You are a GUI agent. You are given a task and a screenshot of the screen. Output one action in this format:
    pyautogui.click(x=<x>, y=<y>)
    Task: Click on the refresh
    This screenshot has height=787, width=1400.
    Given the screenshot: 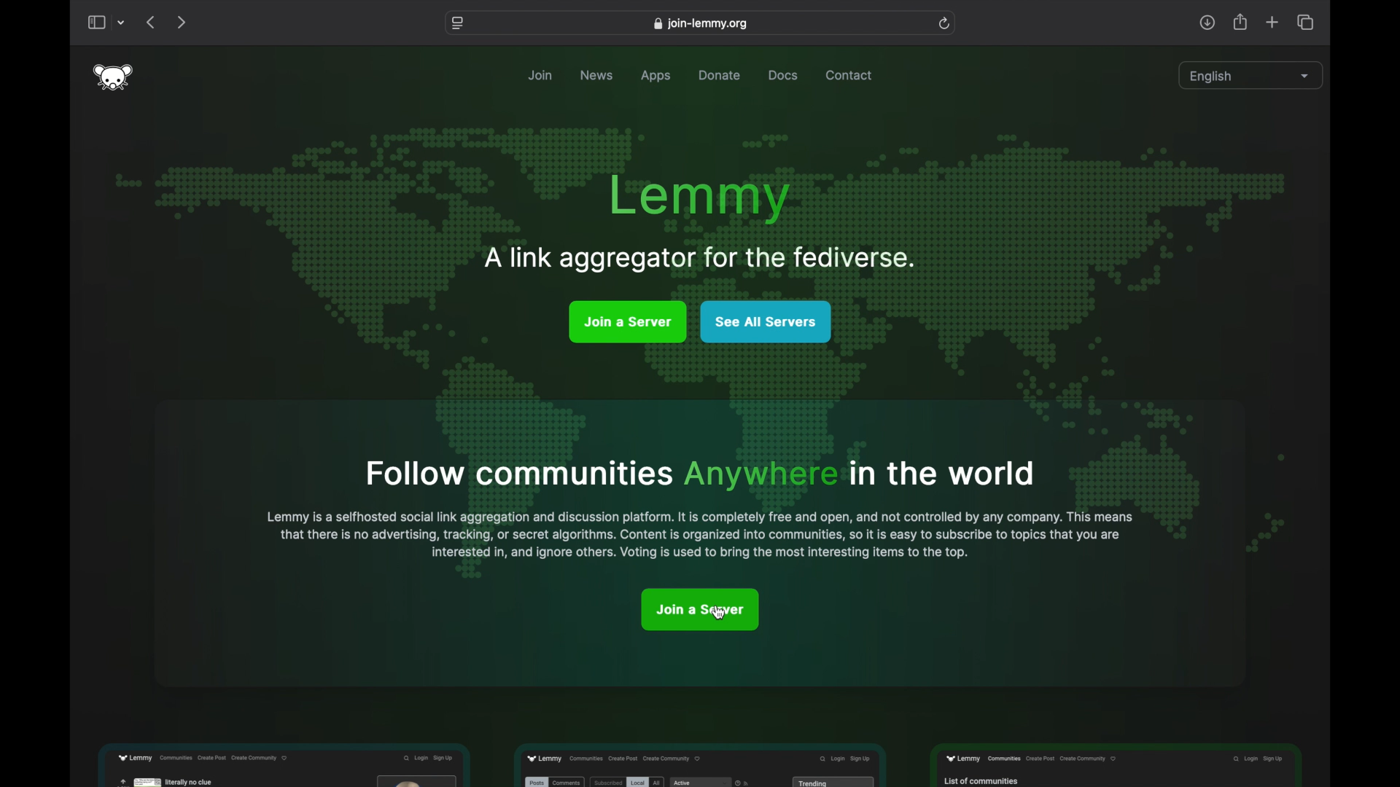 What is the action you would take?
    pyautogui.click(x=944, y=23)
    